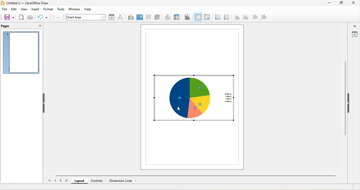  Describe the element at coordinates (180, 106) in the screenshot. I see `cursor movement` at that location.